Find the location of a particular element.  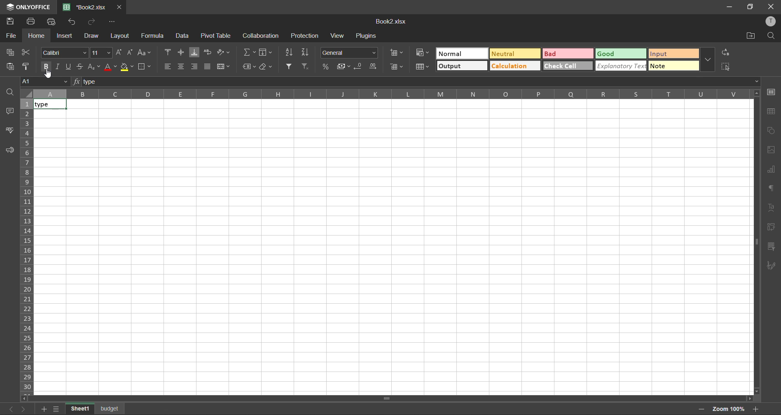

align bottom is located at coordinates (195, 53).